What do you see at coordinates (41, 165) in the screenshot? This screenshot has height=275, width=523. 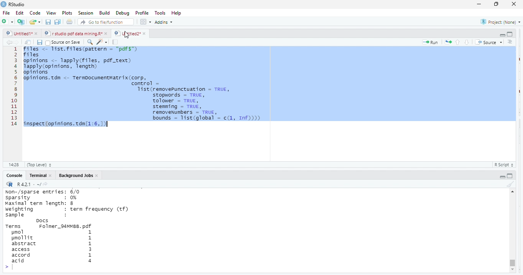 I see `top level` at bounding box center [41, 165].